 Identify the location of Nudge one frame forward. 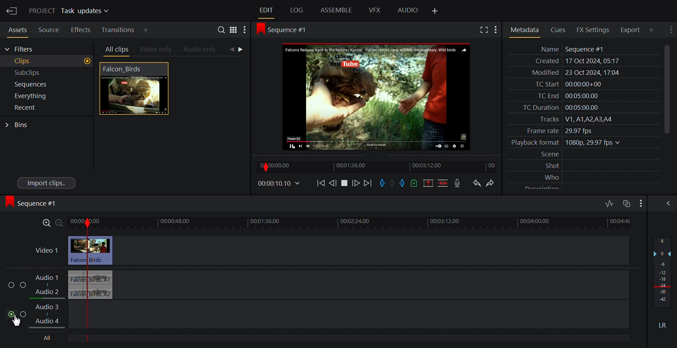
(357, 185).